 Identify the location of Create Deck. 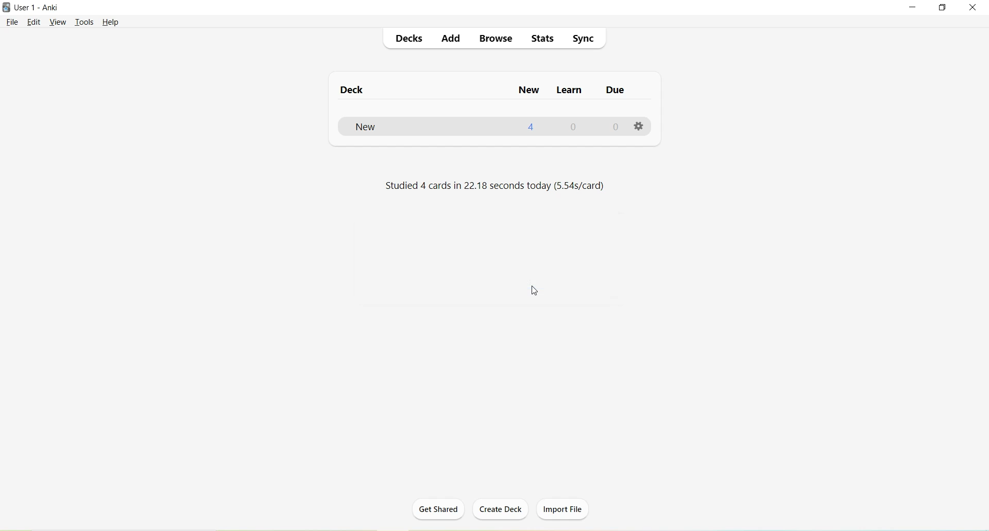
(501, 510).